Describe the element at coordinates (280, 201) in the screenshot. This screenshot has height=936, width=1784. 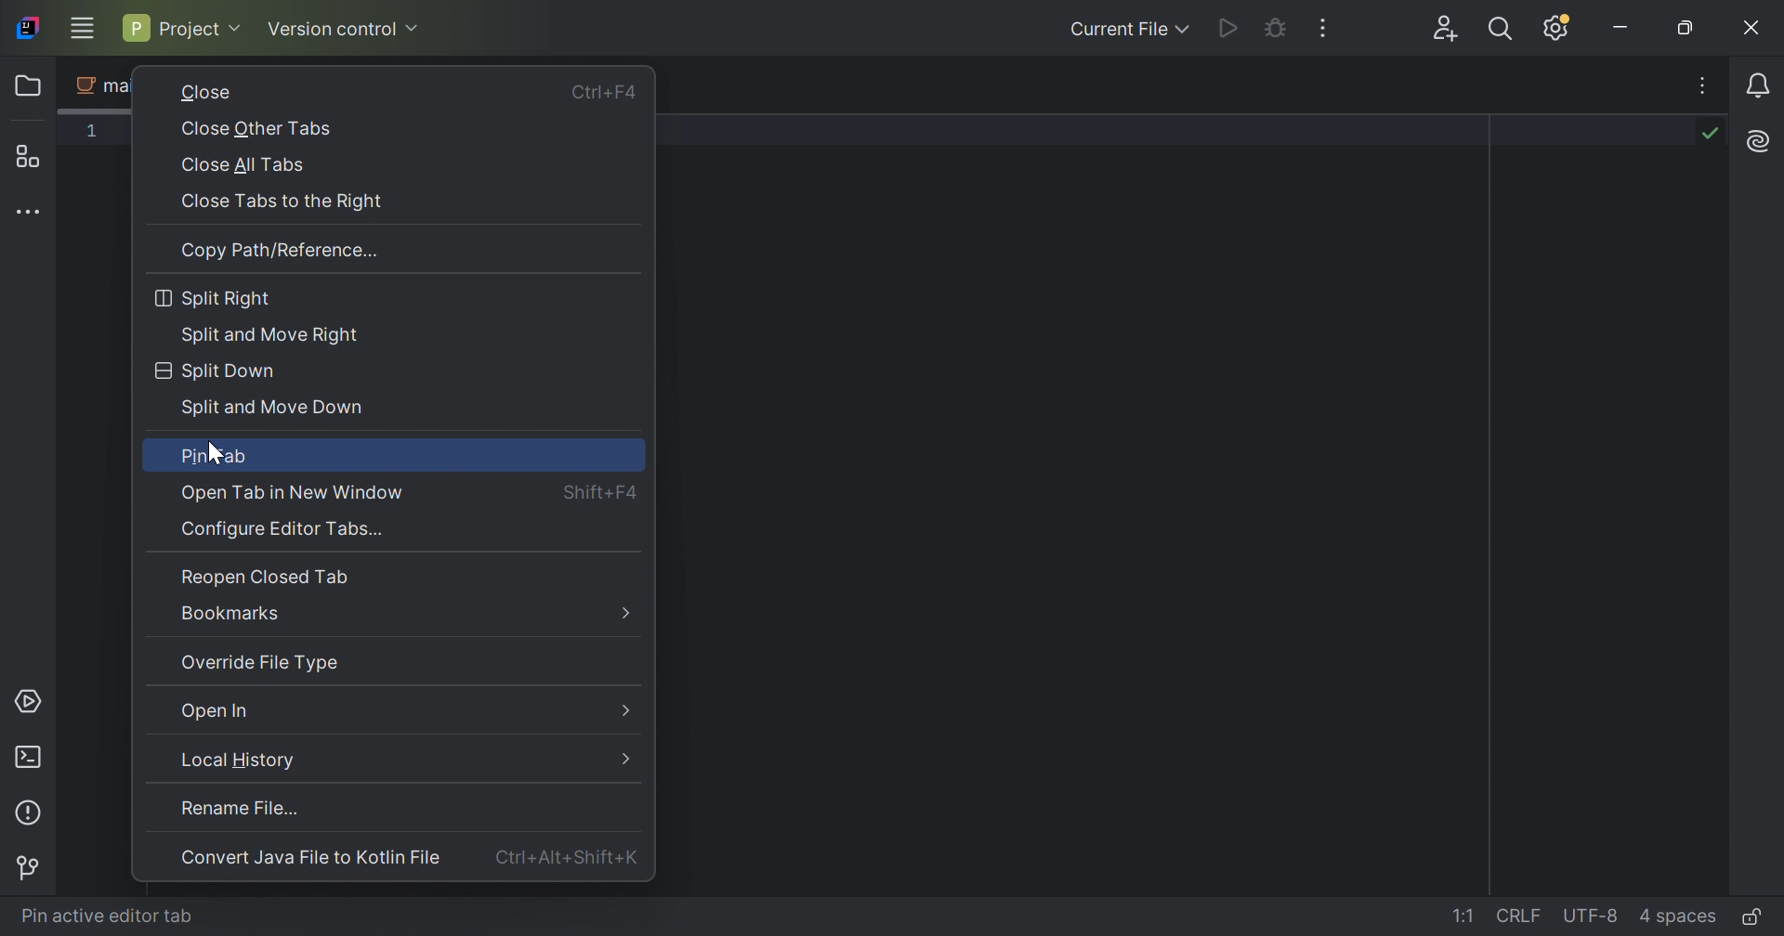
I see `Close tabs to the right` at that location.